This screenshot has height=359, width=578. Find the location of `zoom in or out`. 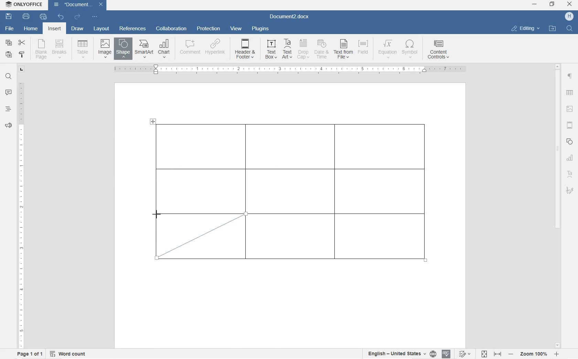

zoom in or out is located at coordinates (534, 354).